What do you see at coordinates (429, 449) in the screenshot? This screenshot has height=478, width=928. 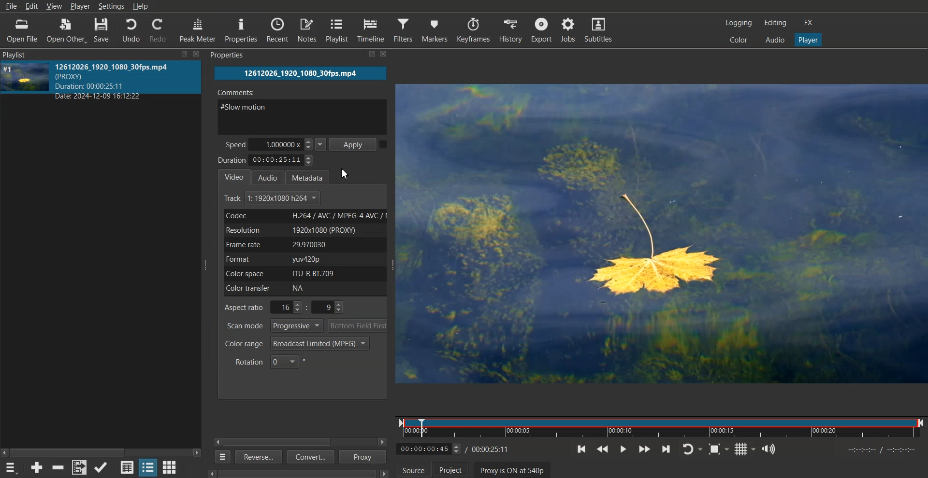 I see `Video Time adjuster` at bounding box center [429, 449].